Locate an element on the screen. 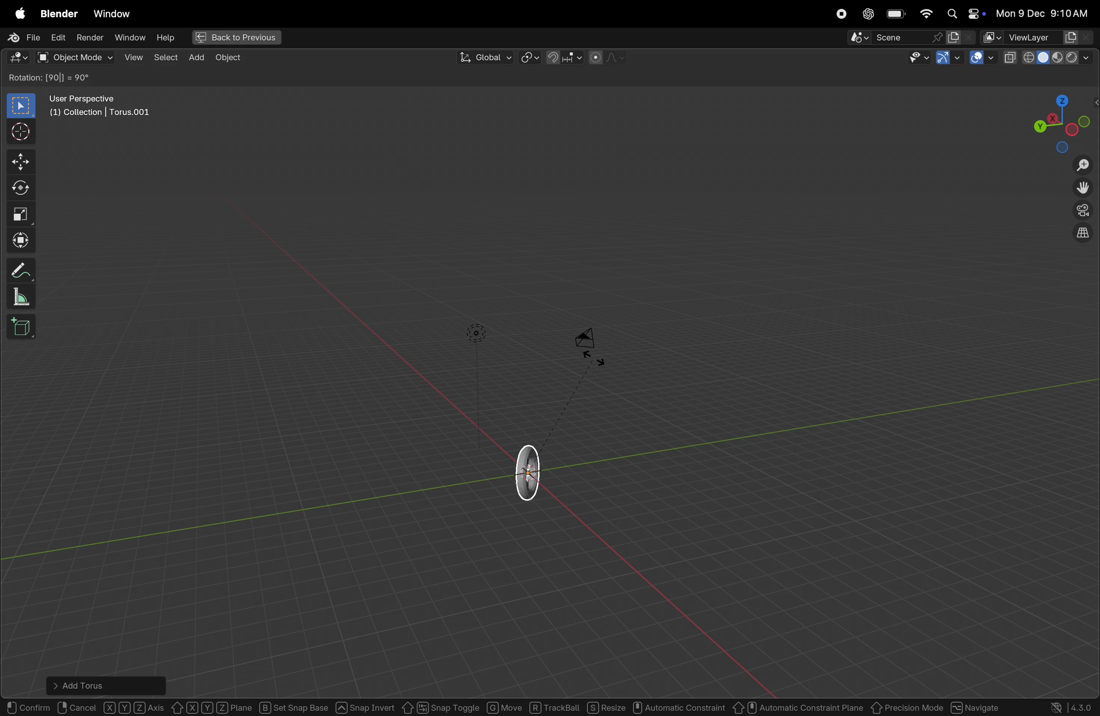 This screenshot has width=1100, height=716. trackball is located at coordinates (555, 707).